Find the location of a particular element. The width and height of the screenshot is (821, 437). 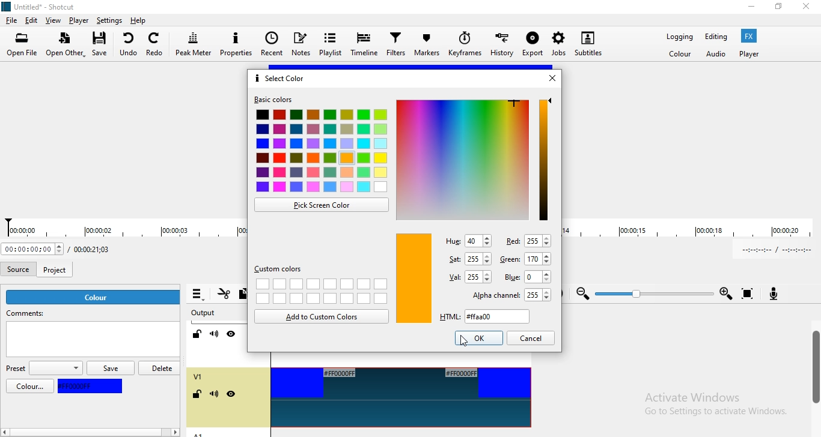

Color adjustment is located at coordinates (544, 159).